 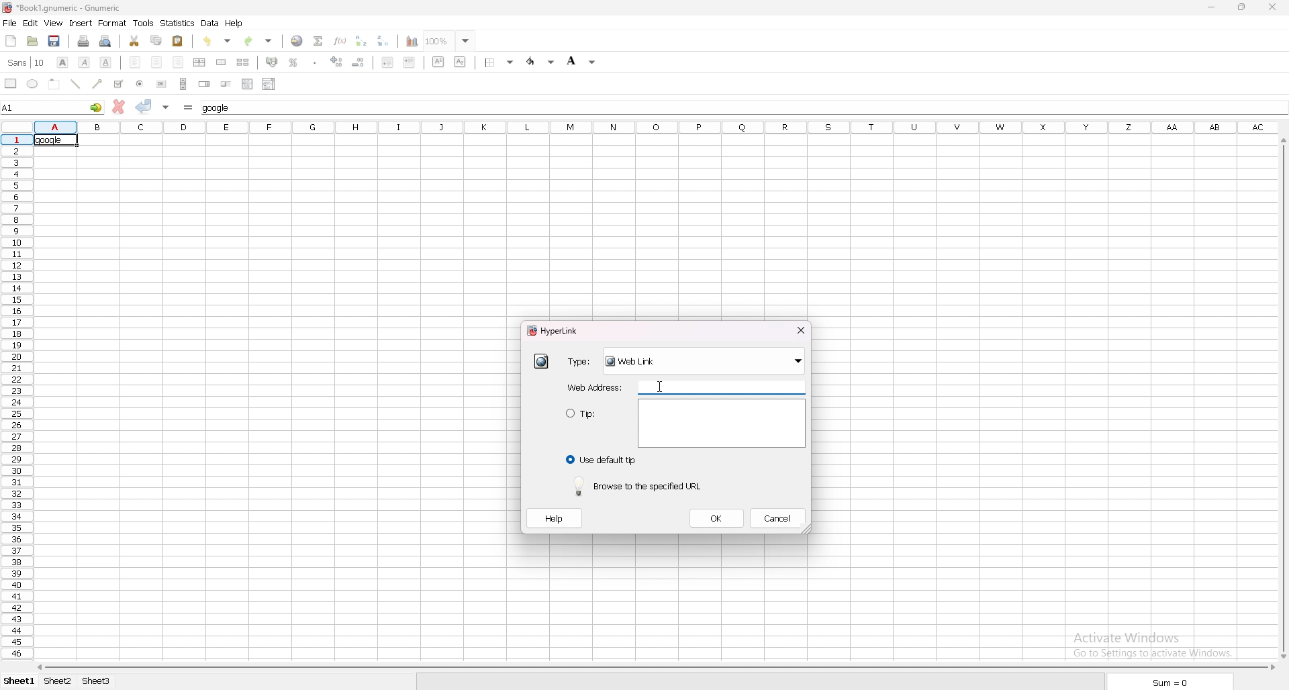 I want to click on sum = 0, so click(x=1174, y=682).